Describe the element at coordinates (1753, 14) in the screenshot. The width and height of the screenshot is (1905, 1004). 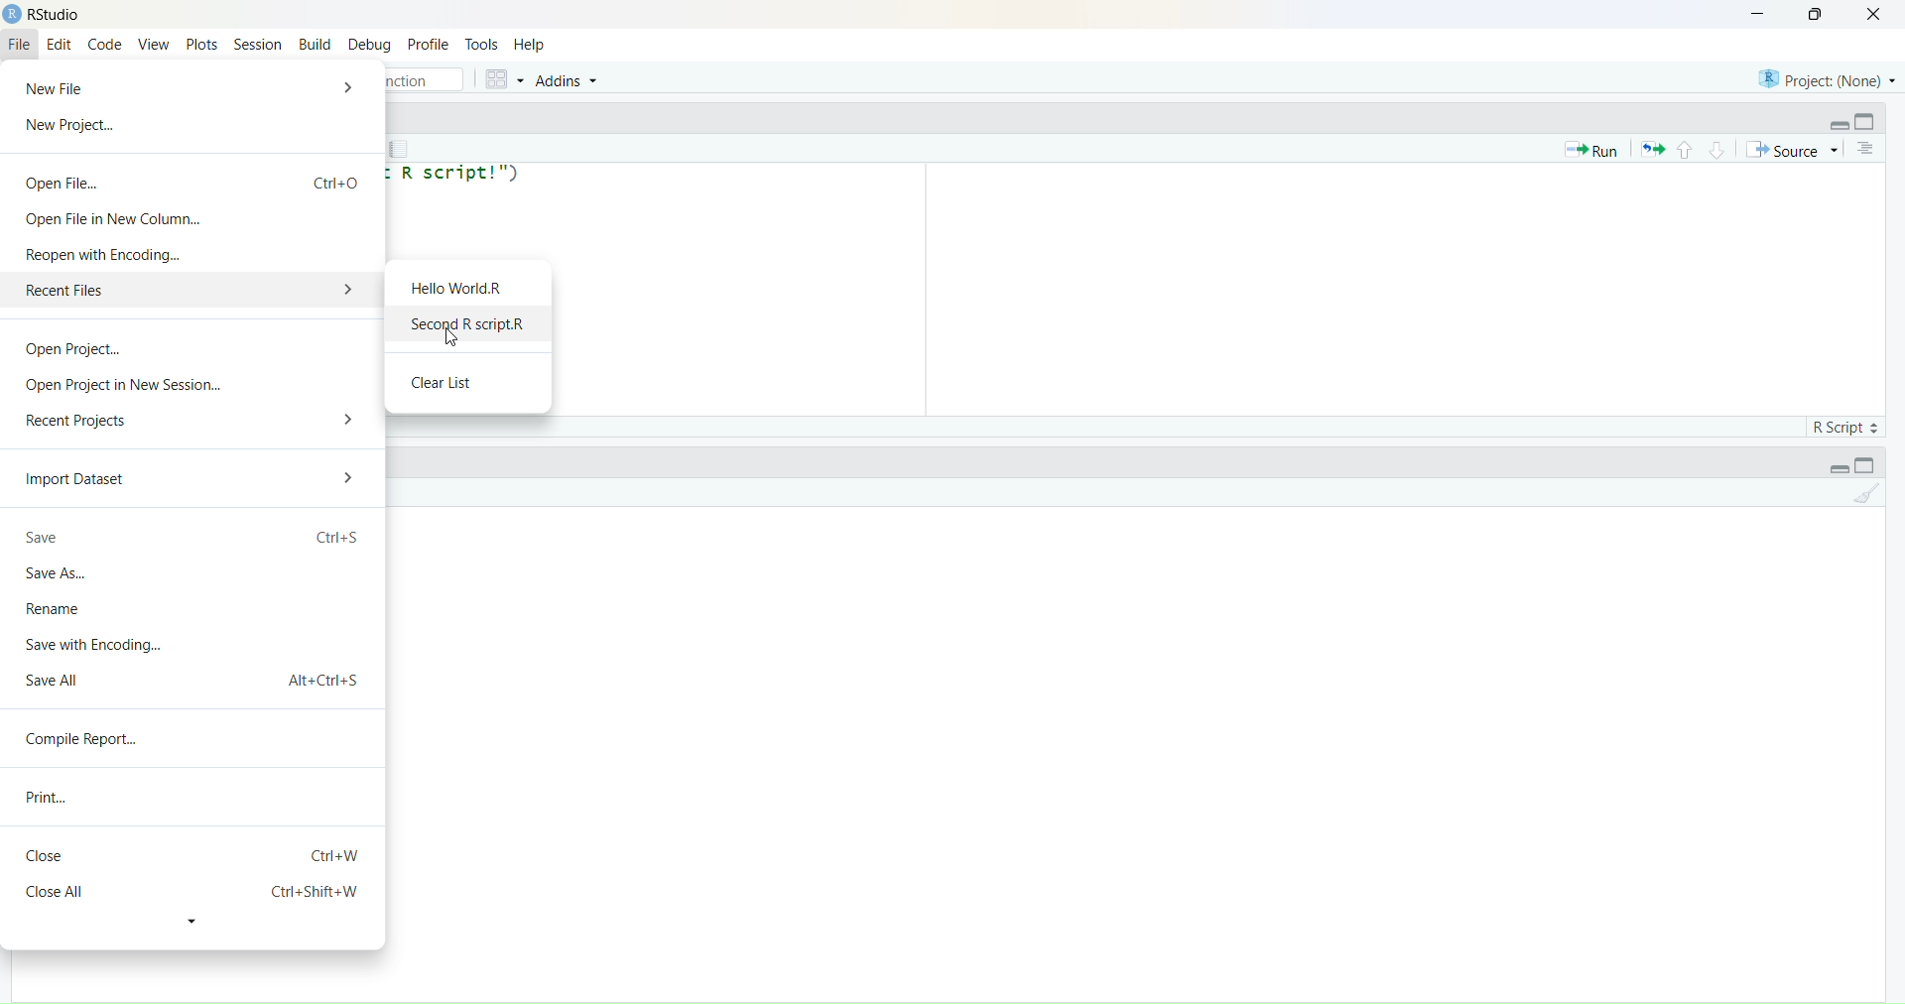
I see `Minimize` at that location.